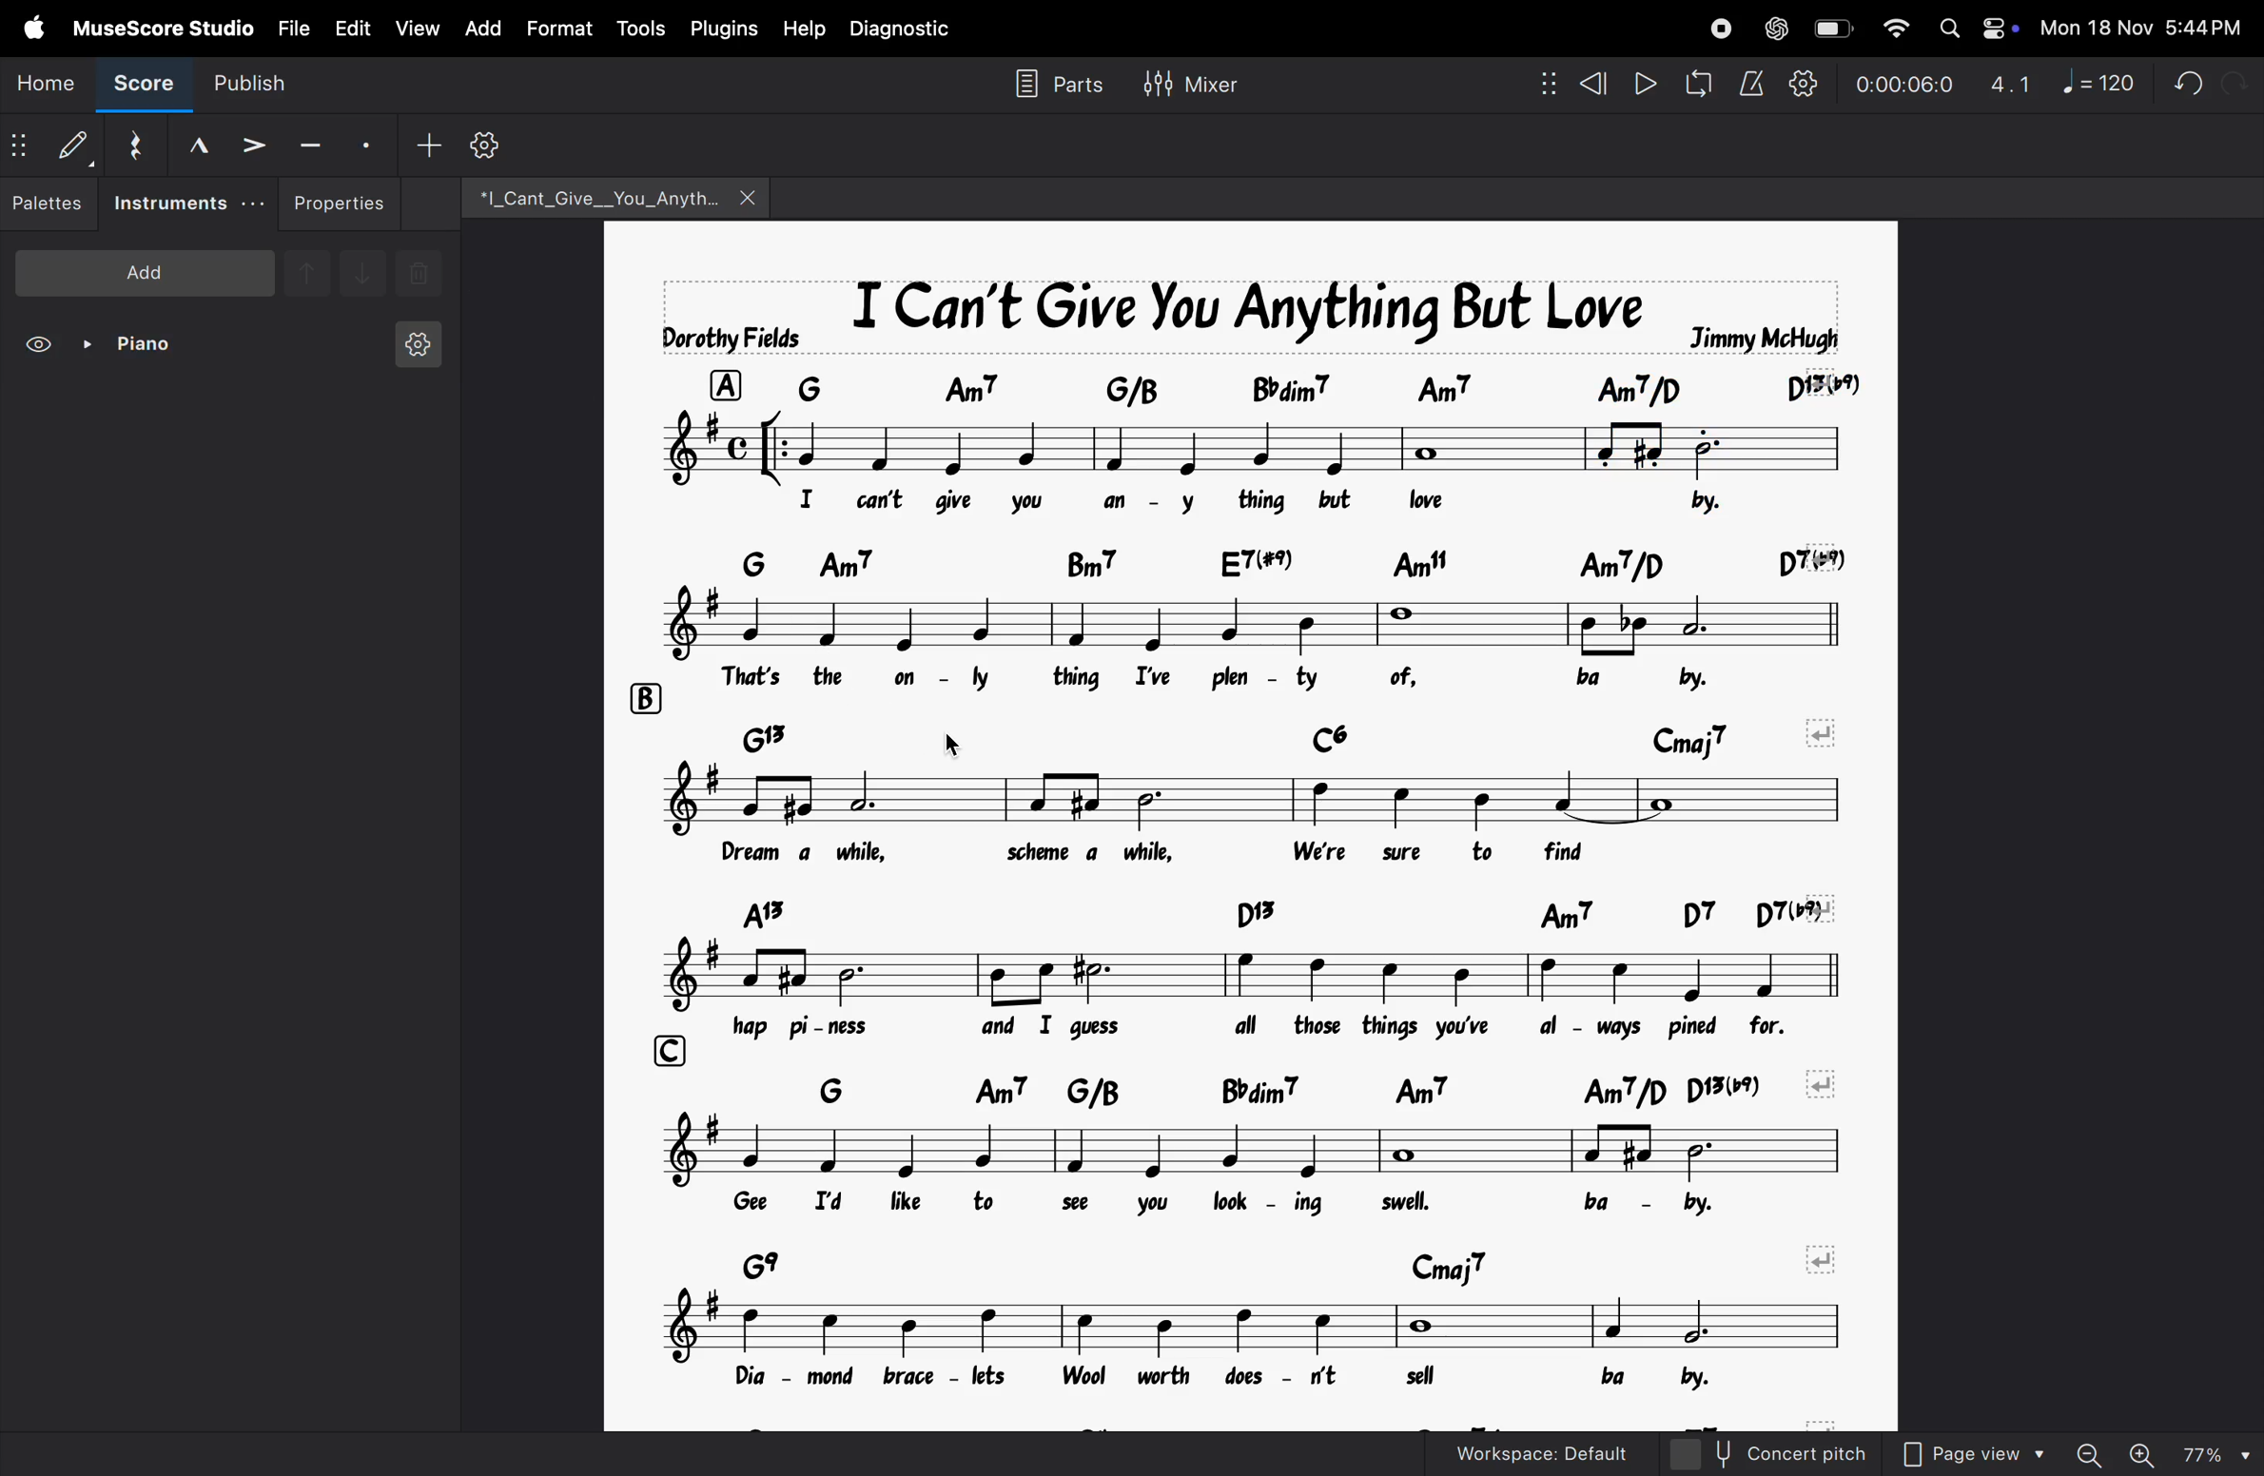 The height and width of the screenshot is (1476, 2264). What do you see at coordinates (1293, 678) in the screenshot?
I see `lyrics` at bounding box center [1293, 678].